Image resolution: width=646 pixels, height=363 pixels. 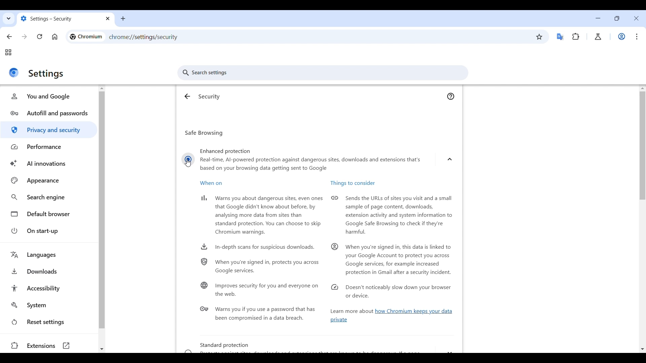 I want to click on Accessibility, so click(x=50, y=288).